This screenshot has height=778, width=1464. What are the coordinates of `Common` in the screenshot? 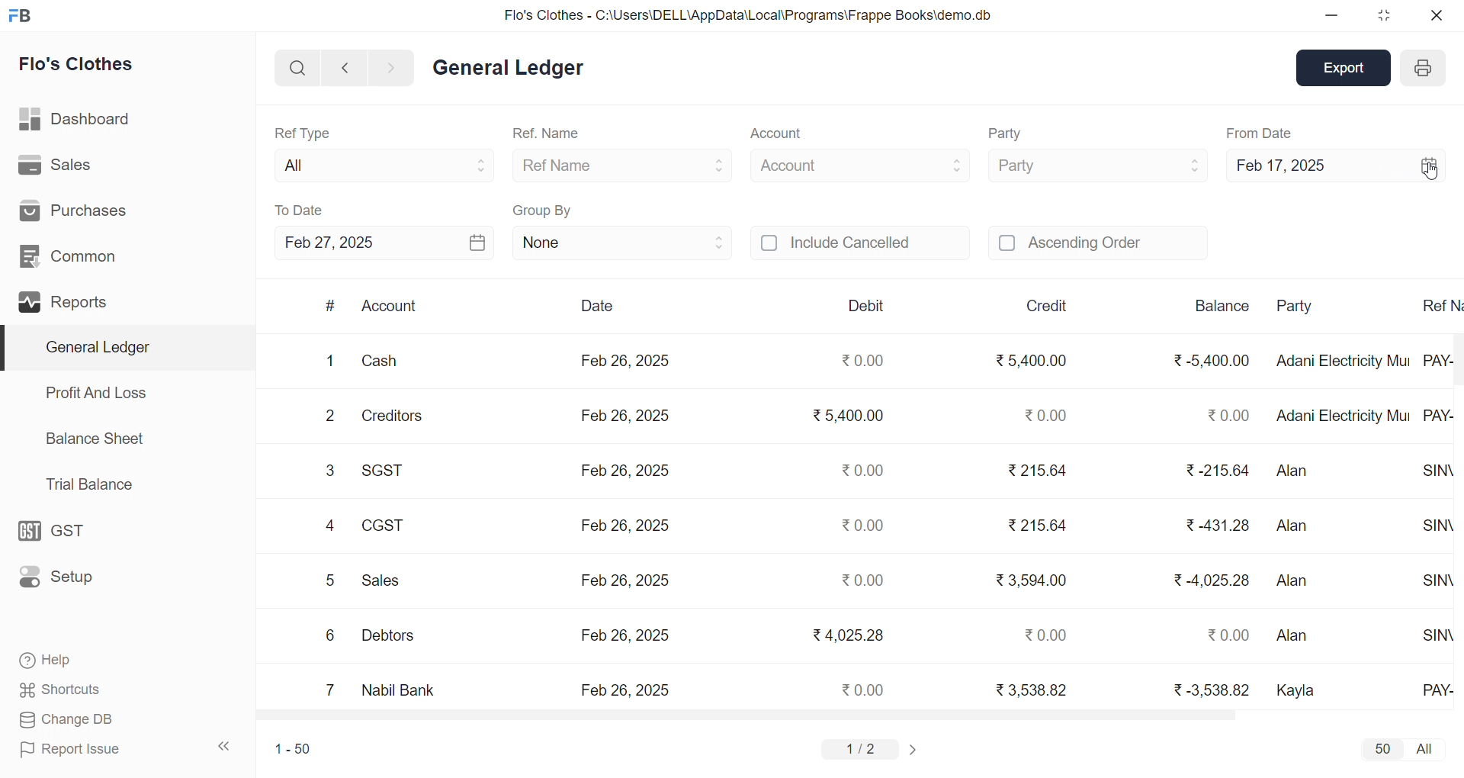 It's located at (69, 254).